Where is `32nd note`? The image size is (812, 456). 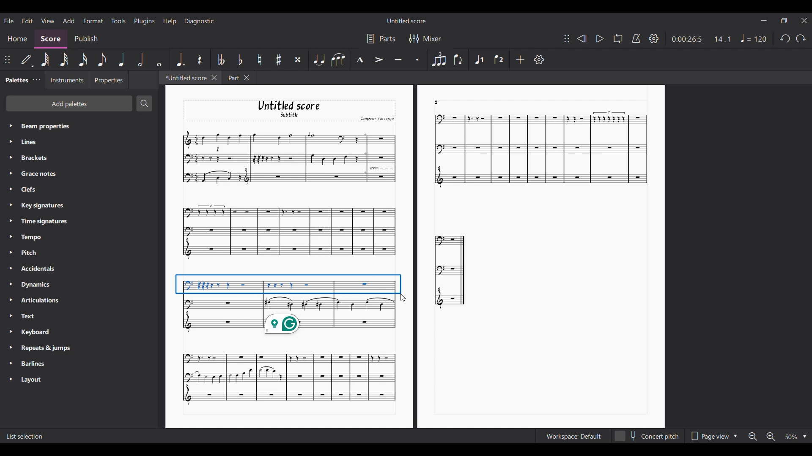
32nd note is located at coordinates (64, 60).